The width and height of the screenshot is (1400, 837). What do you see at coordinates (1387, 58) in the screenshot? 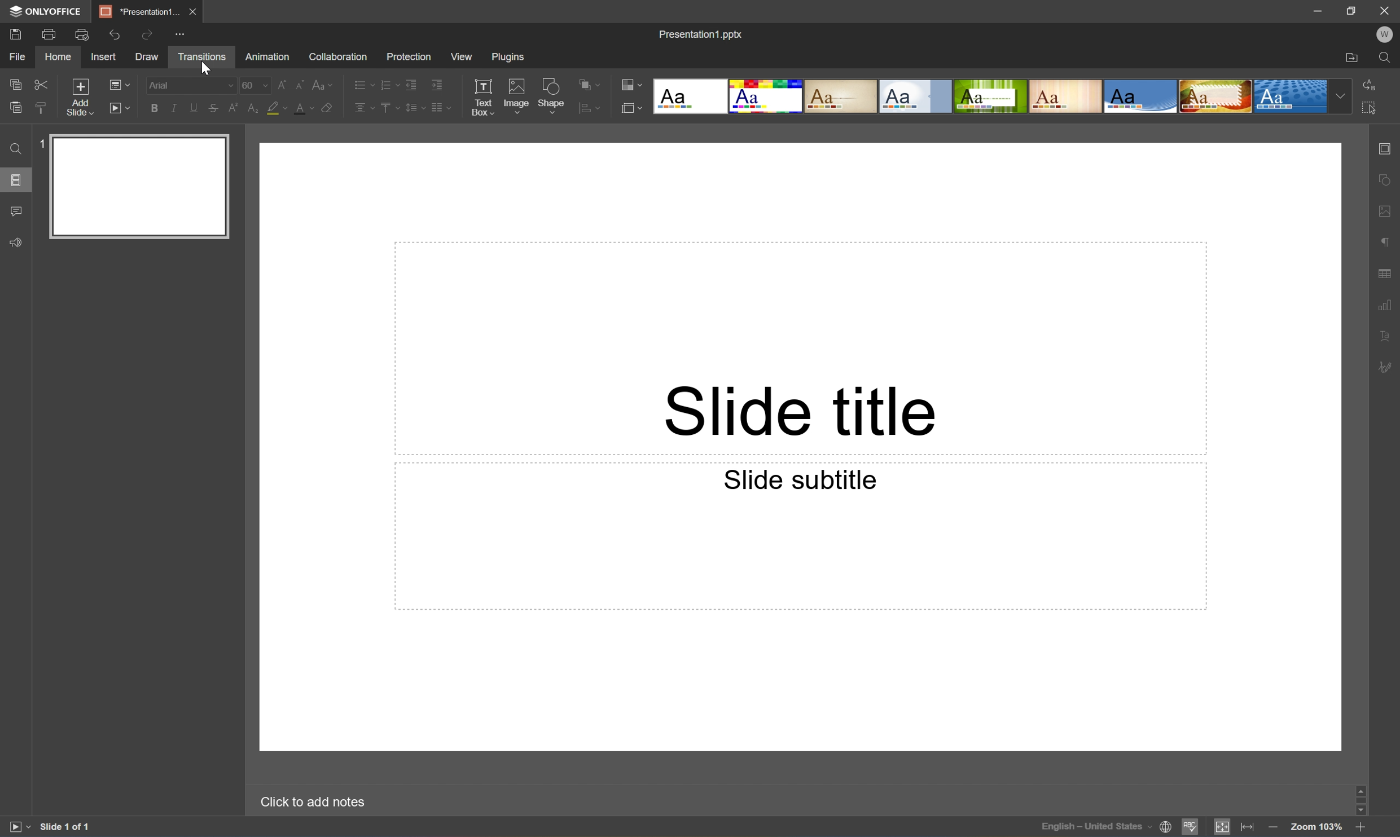
I see `Find` at bounding box center [1387, 58].